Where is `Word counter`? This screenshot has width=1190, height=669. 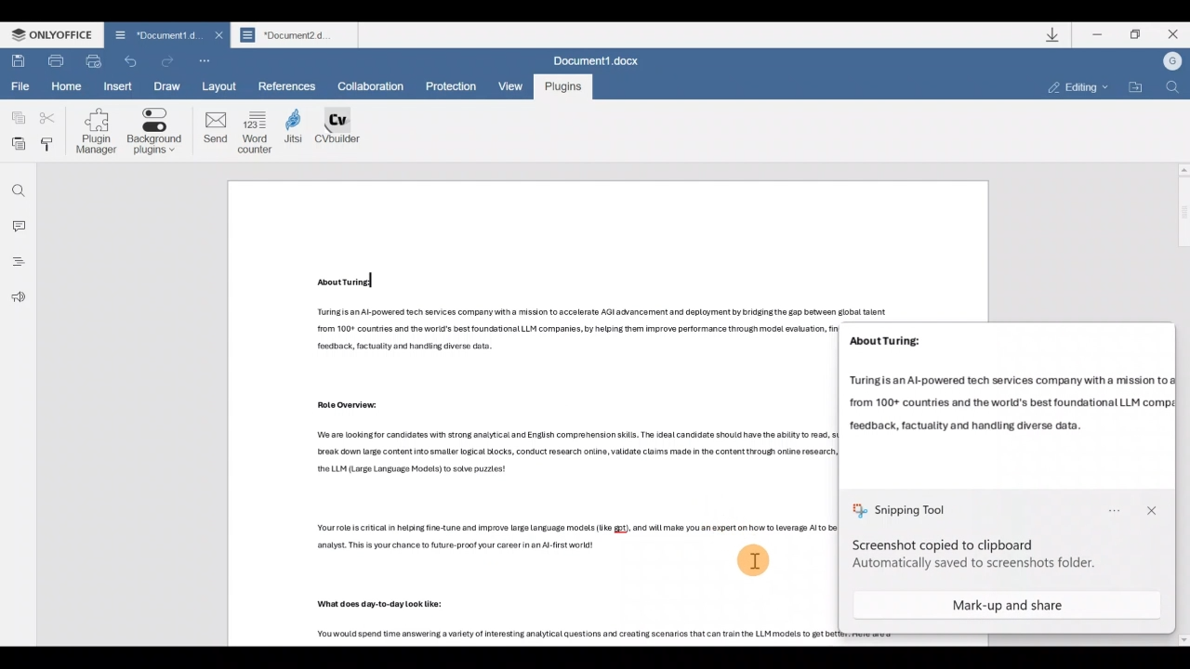
Word counter is located at coordinates (256, 131).